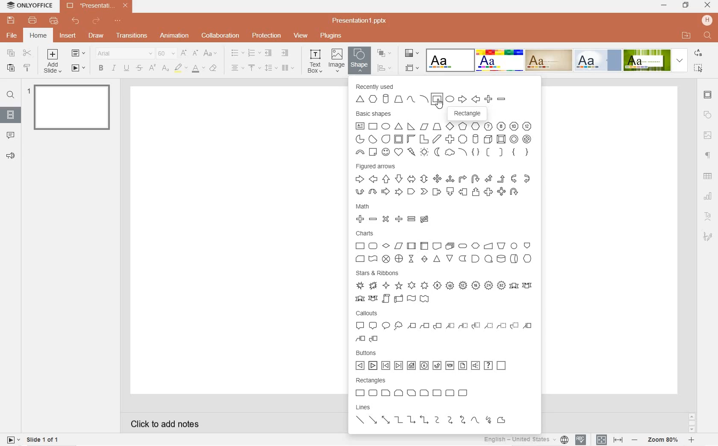 The height and width of the screenshot is (446, 718). Describe the element at coordinates (374, 326) in the screenshot. I see `Rounded Rectangle Callout` at that location.